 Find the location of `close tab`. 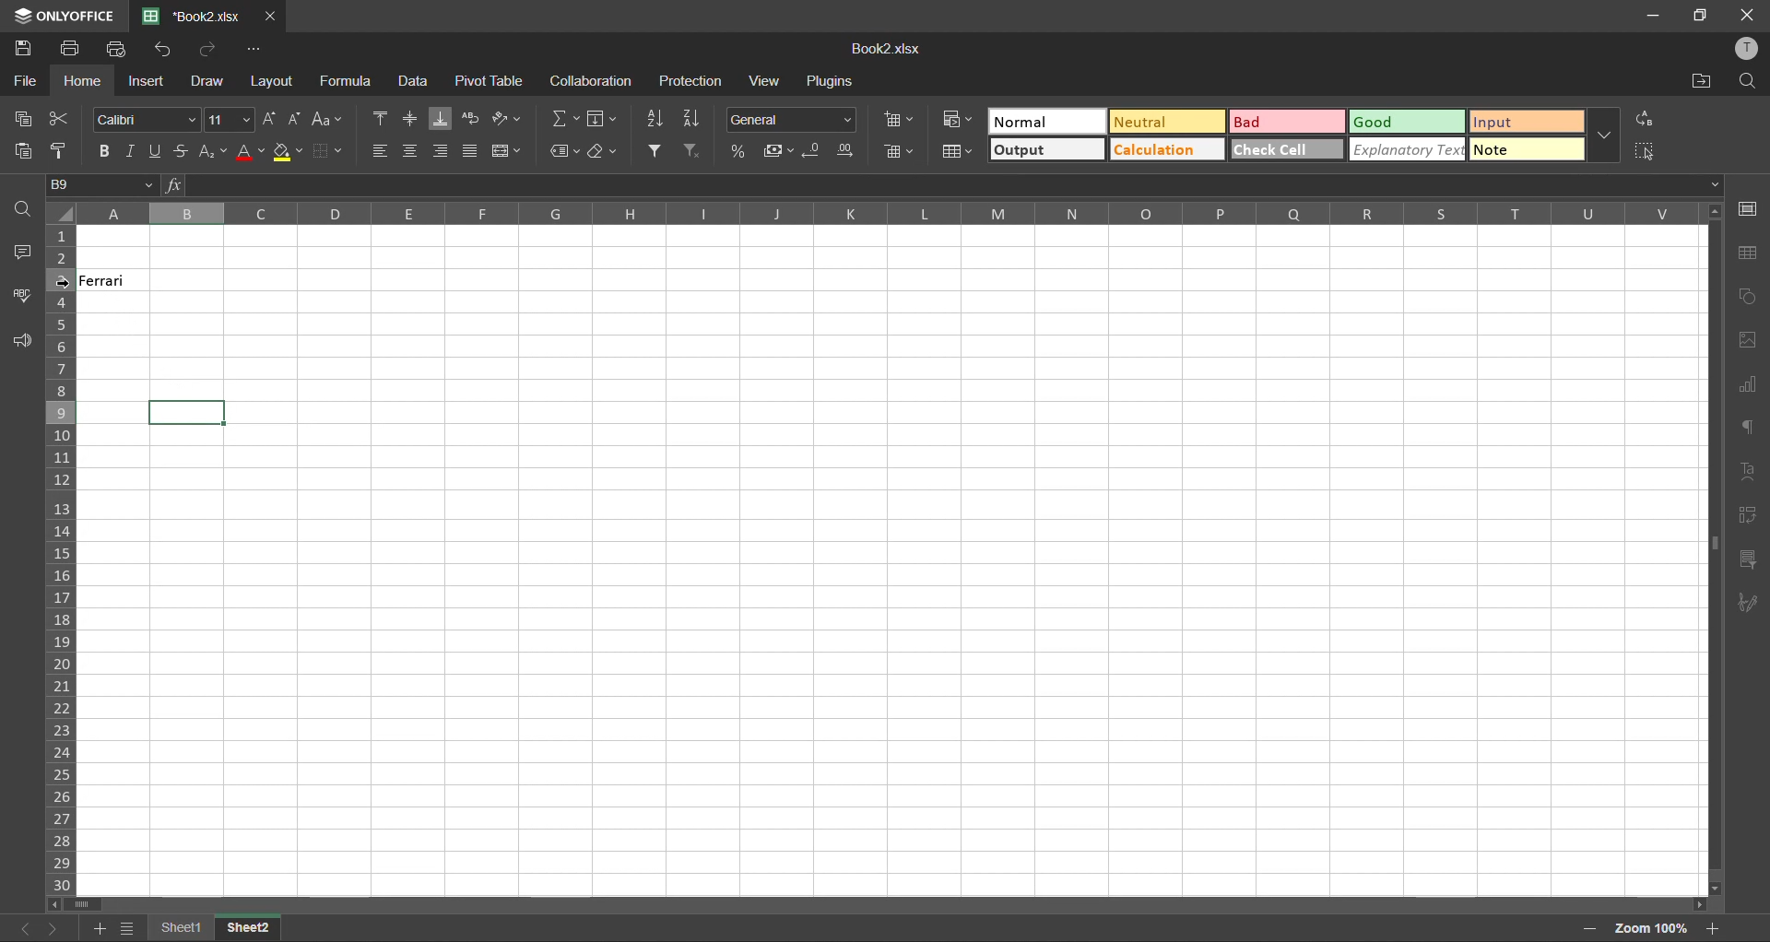

close tab is located at coordinates (273, 17).